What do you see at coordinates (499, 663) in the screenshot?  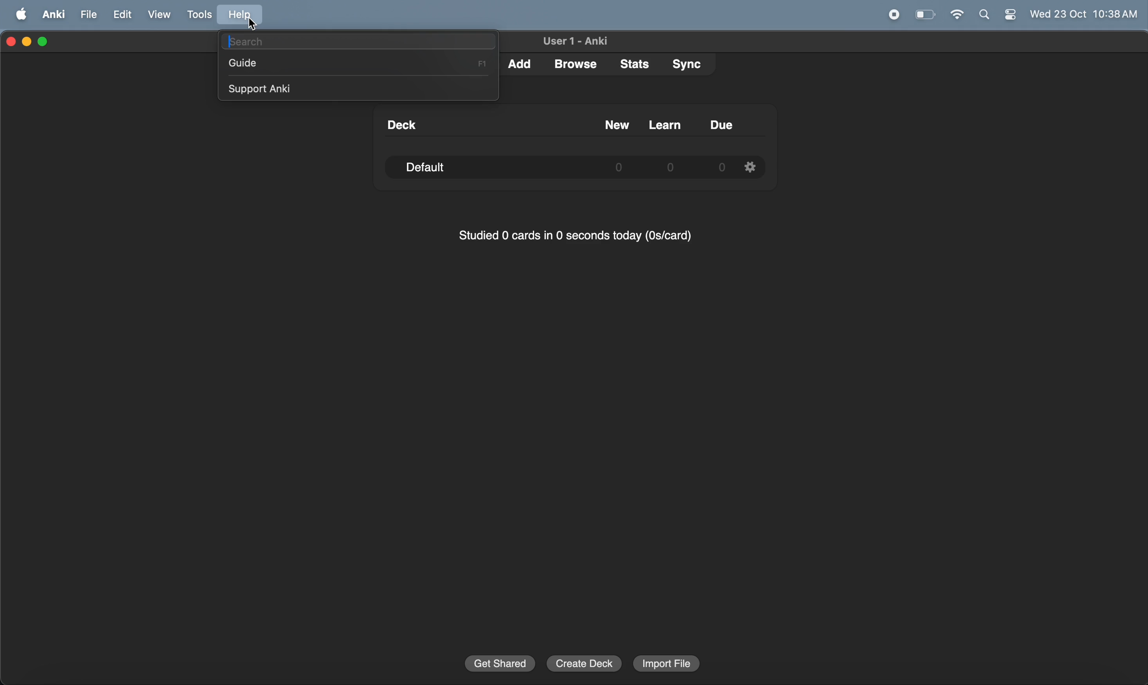 I see `get shared` at bounding box center [499, 663].